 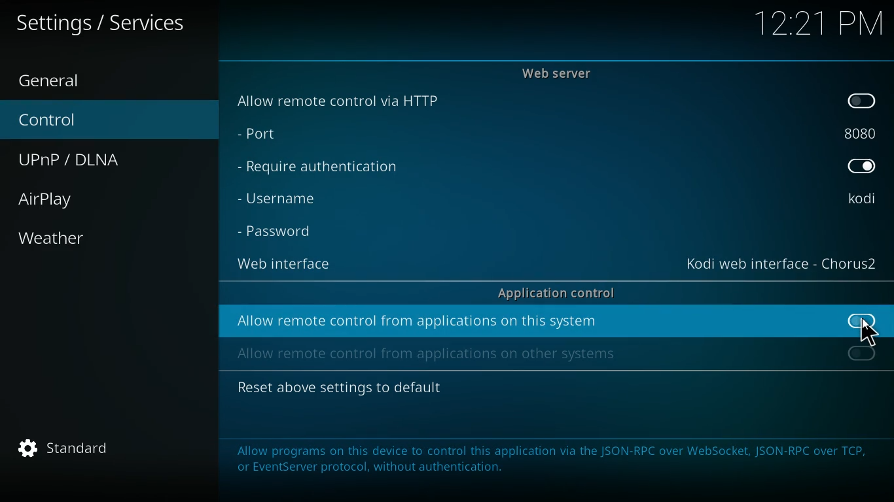 I want to click on web interface, so click(x=780, y=263).